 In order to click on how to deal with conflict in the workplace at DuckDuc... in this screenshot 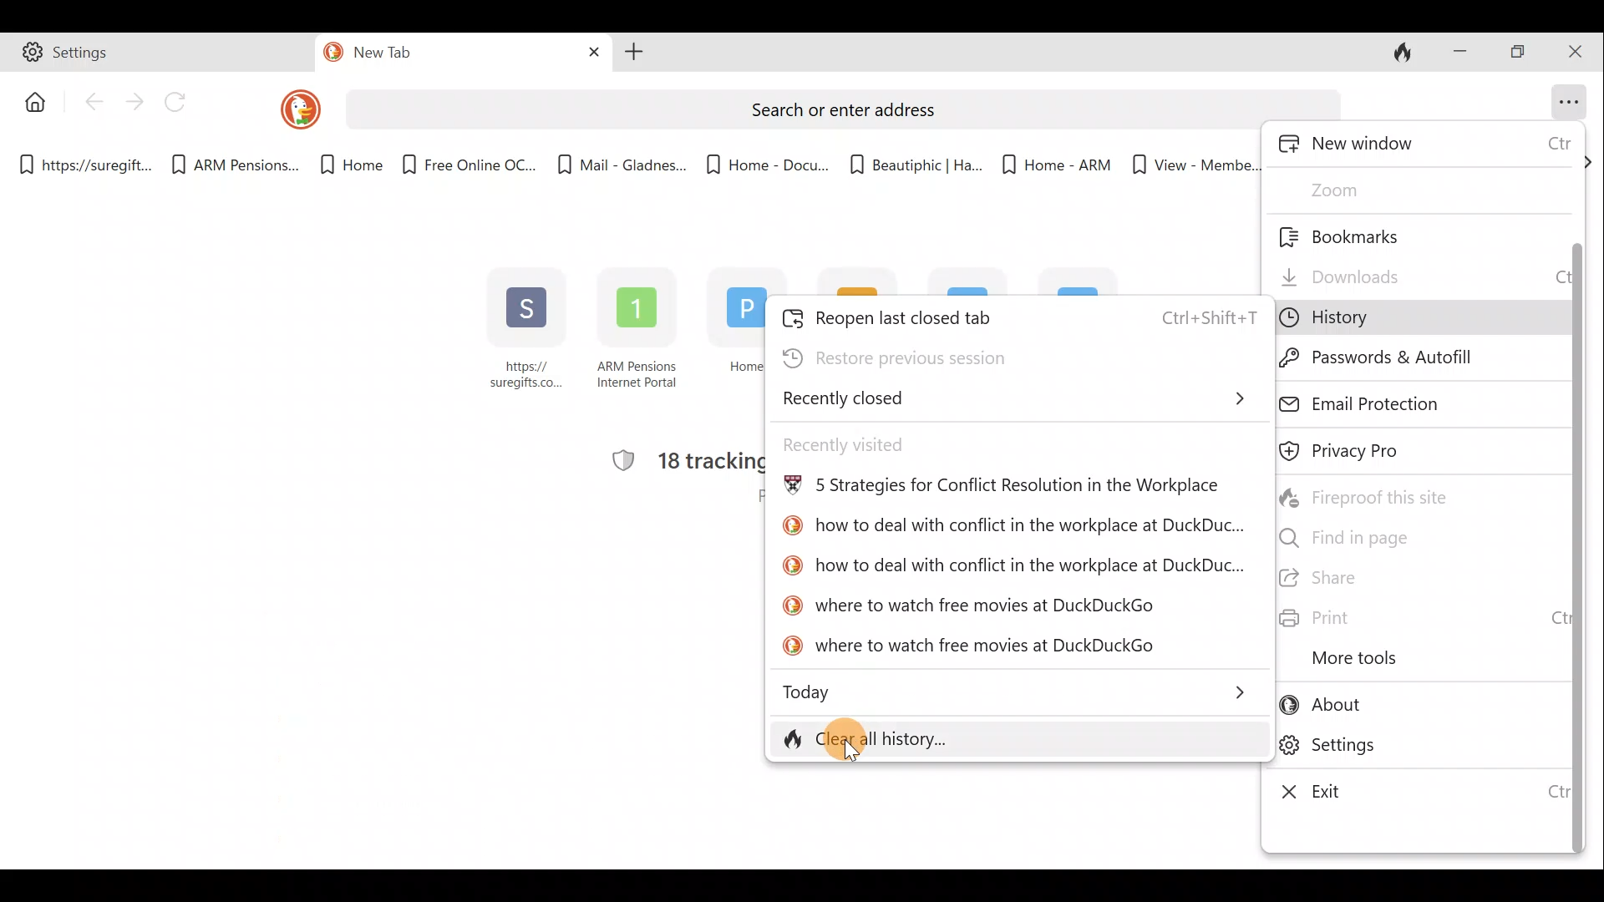, I will do `click(1013, 565)`.